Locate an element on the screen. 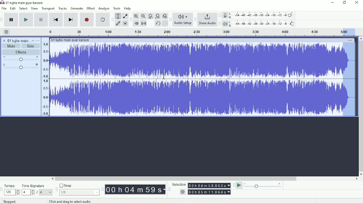  Record is located at coordinates (87, 20).